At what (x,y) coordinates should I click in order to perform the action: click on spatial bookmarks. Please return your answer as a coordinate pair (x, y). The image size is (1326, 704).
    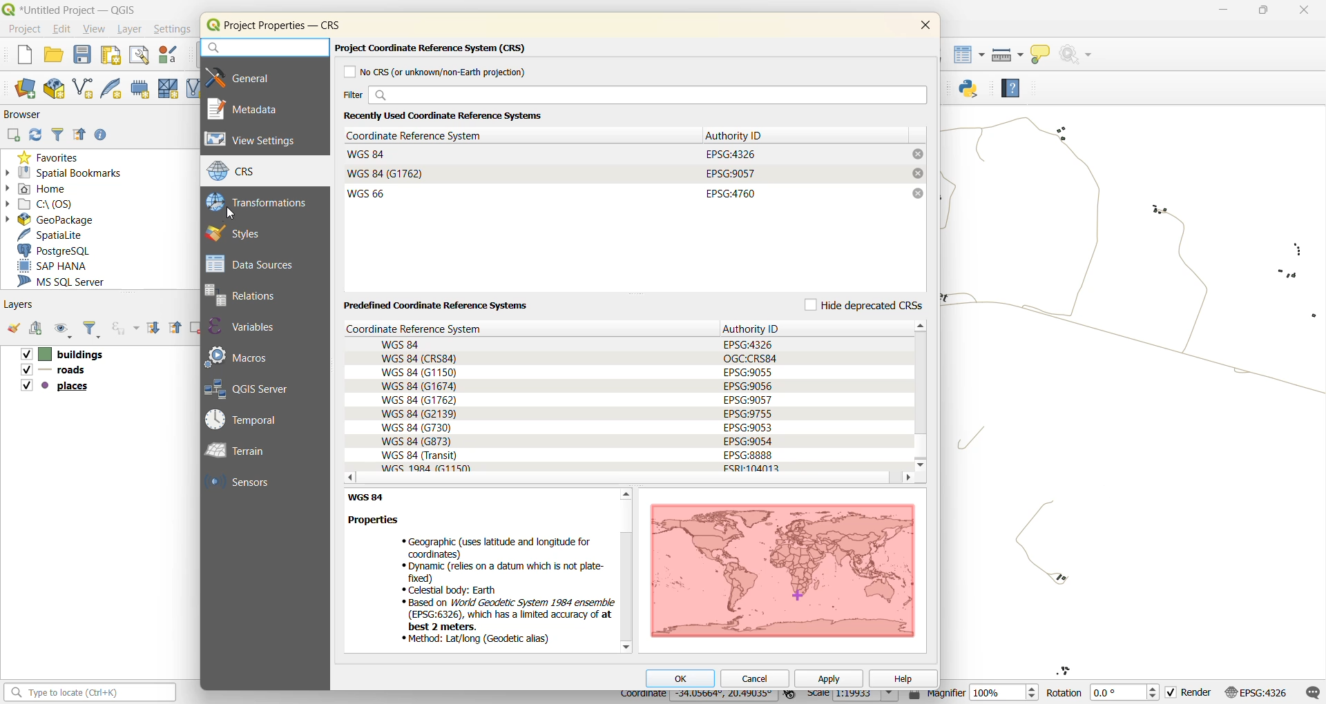
    Looking at the image, I should click on (65, 173).